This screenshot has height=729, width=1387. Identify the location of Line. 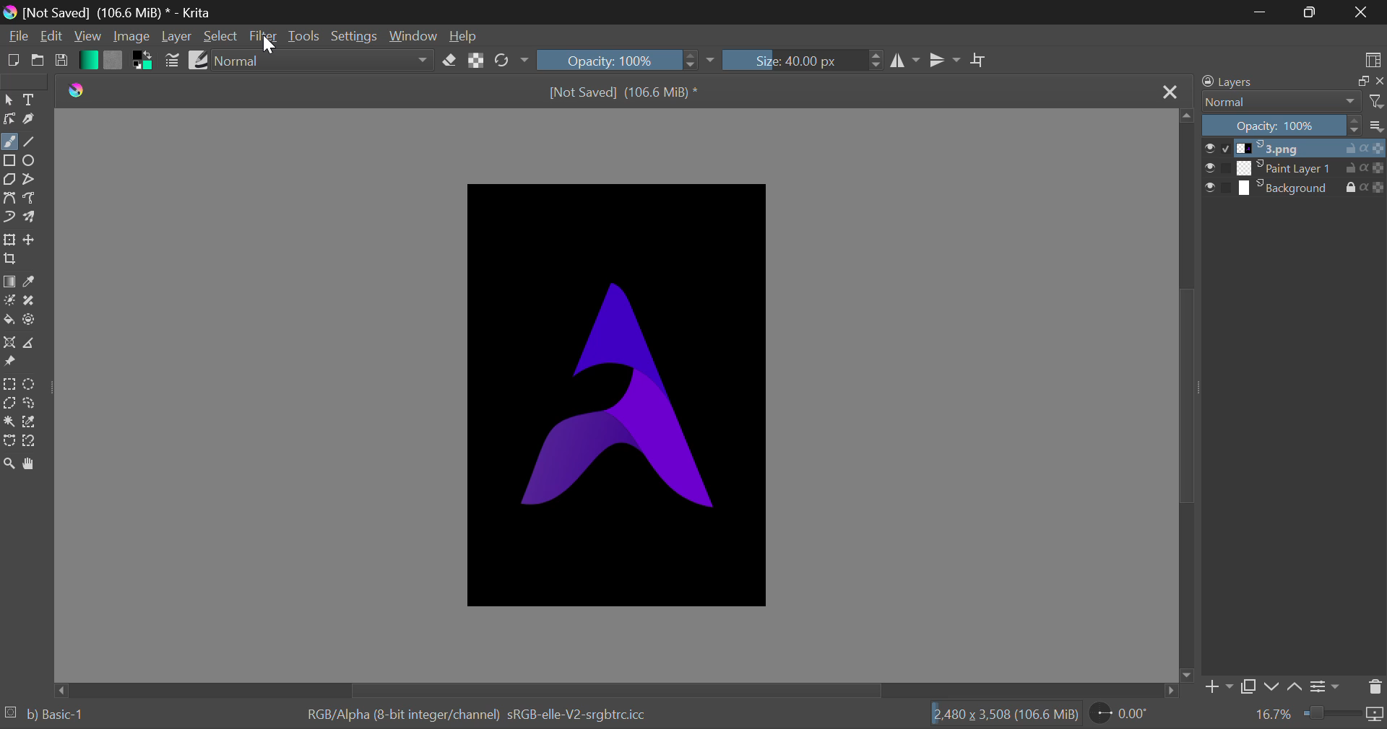
(32, 142).